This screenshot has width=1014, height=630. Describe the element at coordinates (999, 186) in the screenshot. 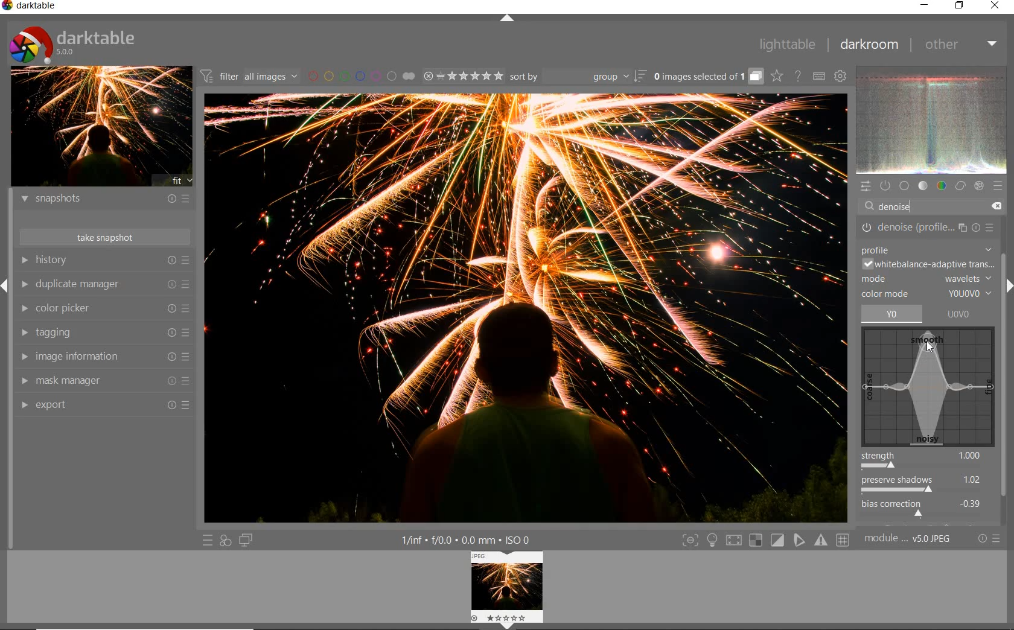

I see `presets` at that location.